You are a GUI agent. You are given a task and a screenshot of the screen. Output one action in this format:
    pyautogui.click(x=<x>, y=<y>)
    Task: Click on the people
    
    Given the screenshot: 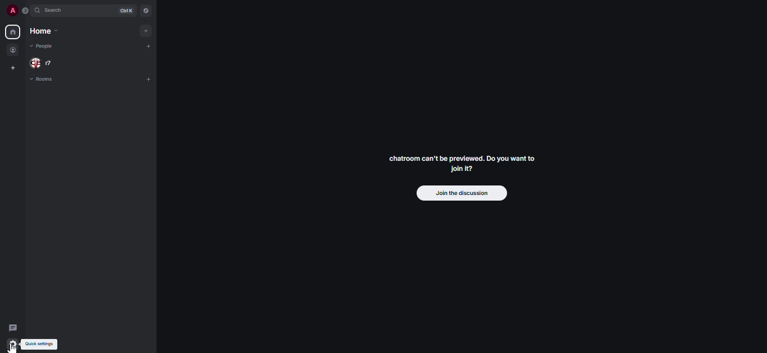 What is the action you would take?
    pyautogui.click(x=45, y=63)
    